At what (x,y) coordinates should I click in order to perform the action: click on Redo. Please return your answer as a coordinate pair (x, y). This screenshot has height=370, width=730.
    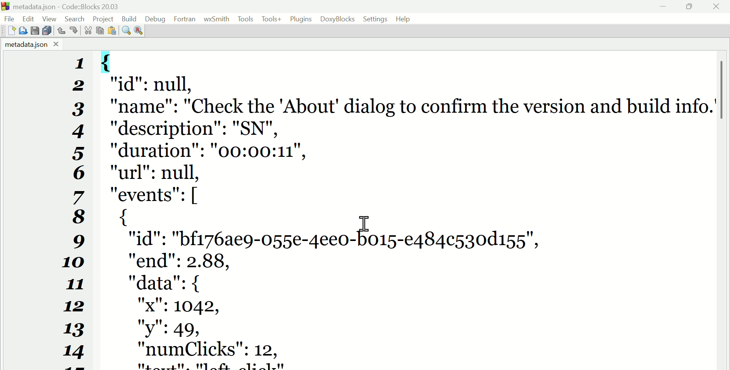
    Looking at the image, I should click on (73, 30).